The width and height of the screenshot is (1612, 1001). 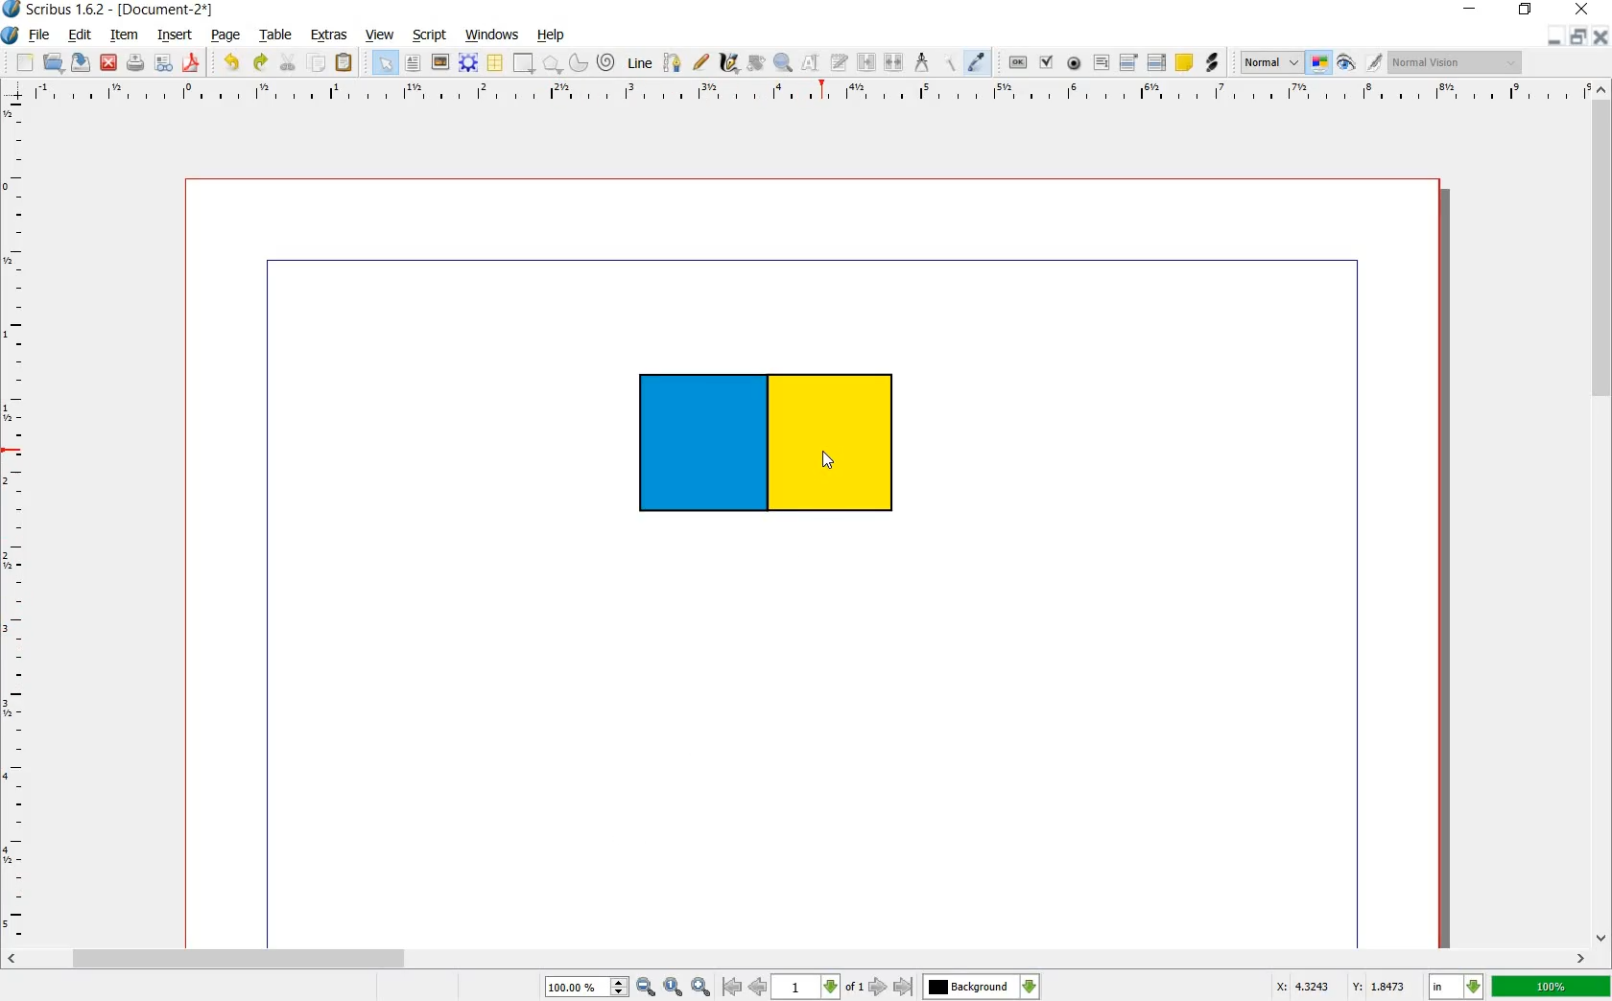 What do you see at coordinates (1454, 986) in the screenshot?
I see `select current unit` at bounding box center [1454, 986].